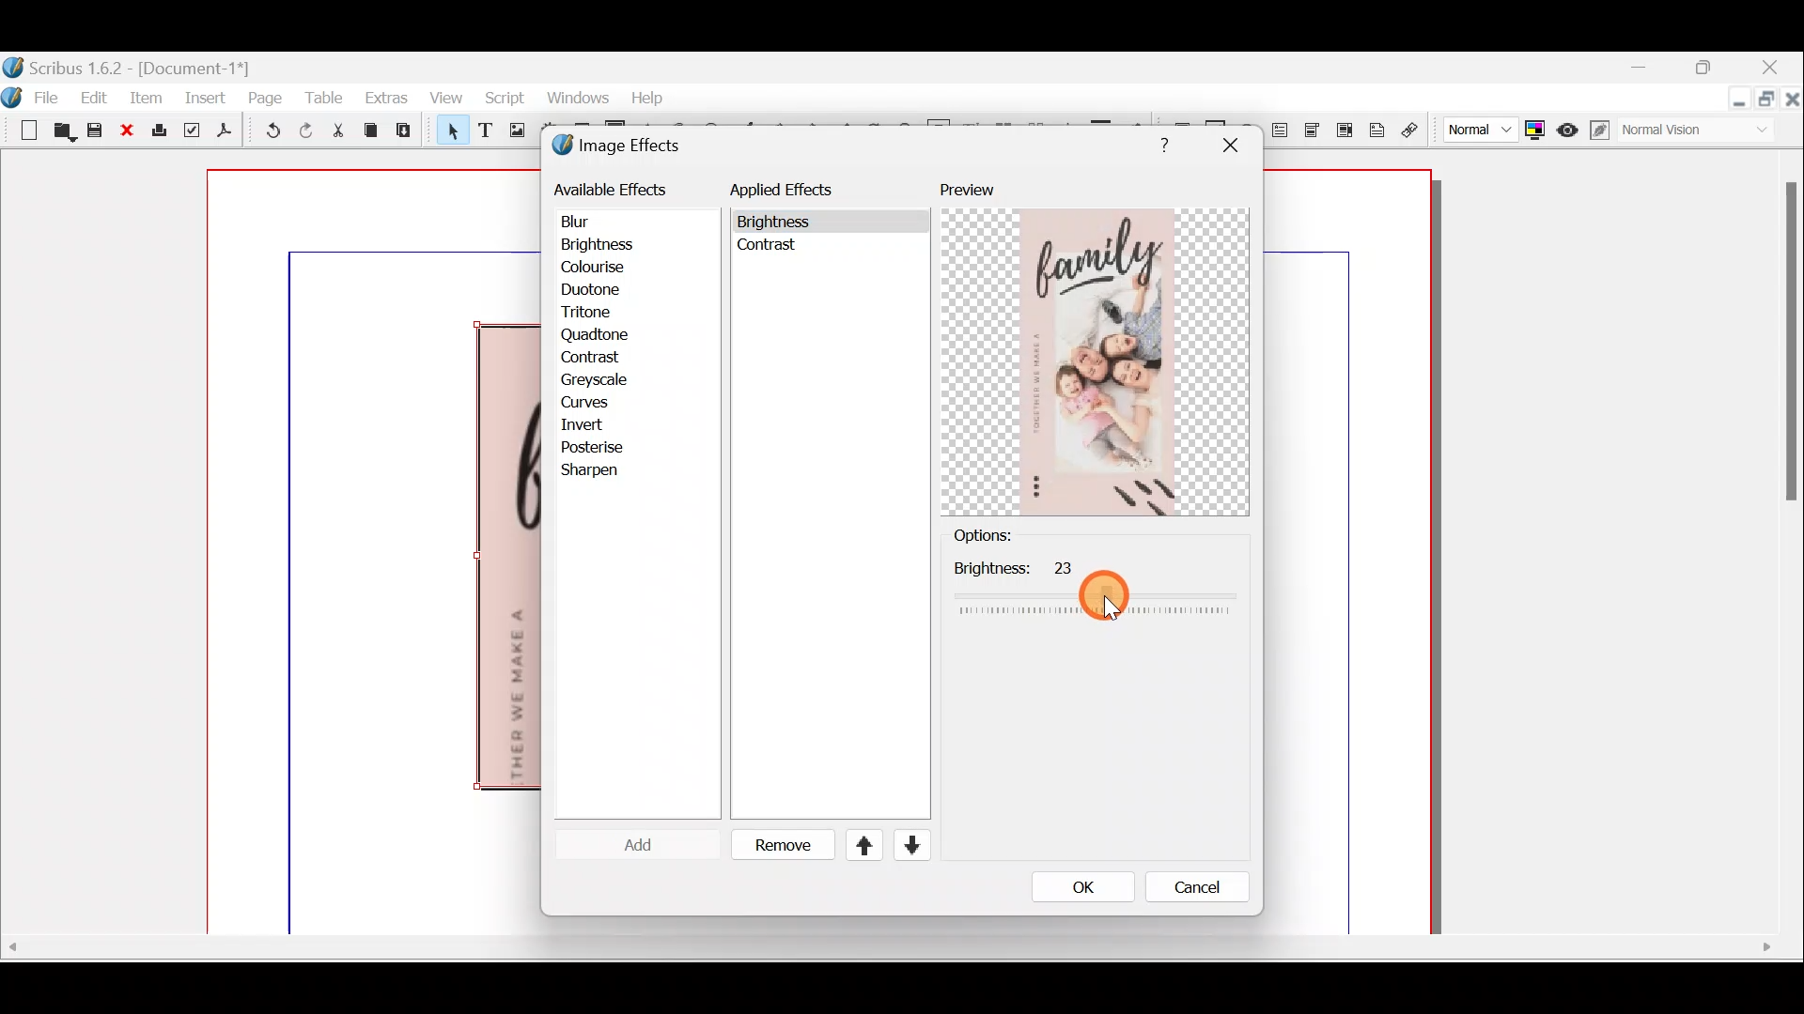  I want to click on New, so click(23, 129).